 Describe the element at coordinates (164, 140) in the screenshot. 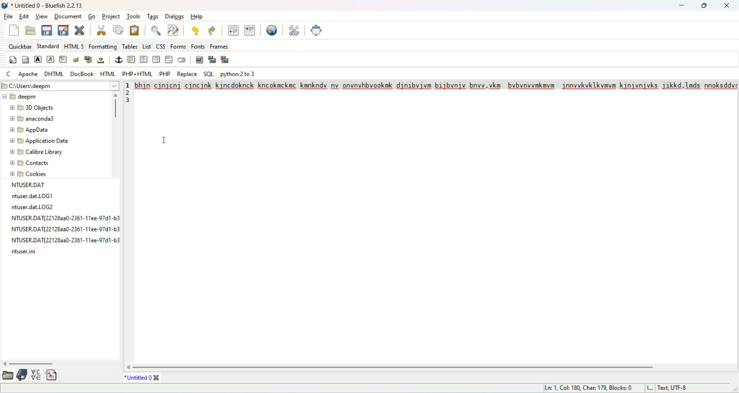

I see `Cursor` at that location.